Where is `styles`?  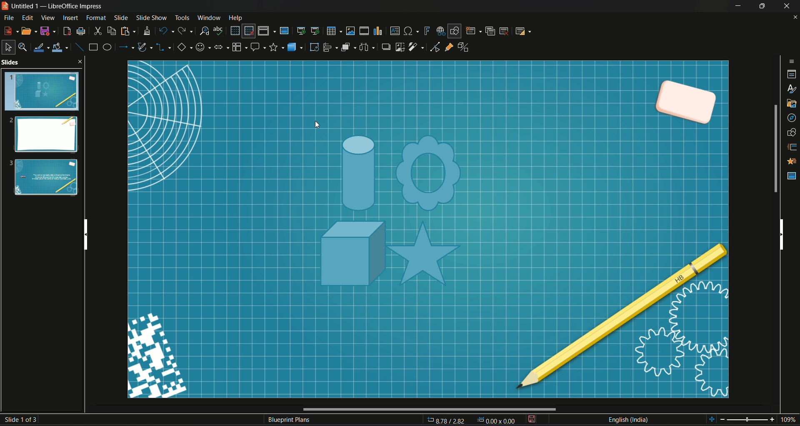
styles is located at coordinates (792, 90).